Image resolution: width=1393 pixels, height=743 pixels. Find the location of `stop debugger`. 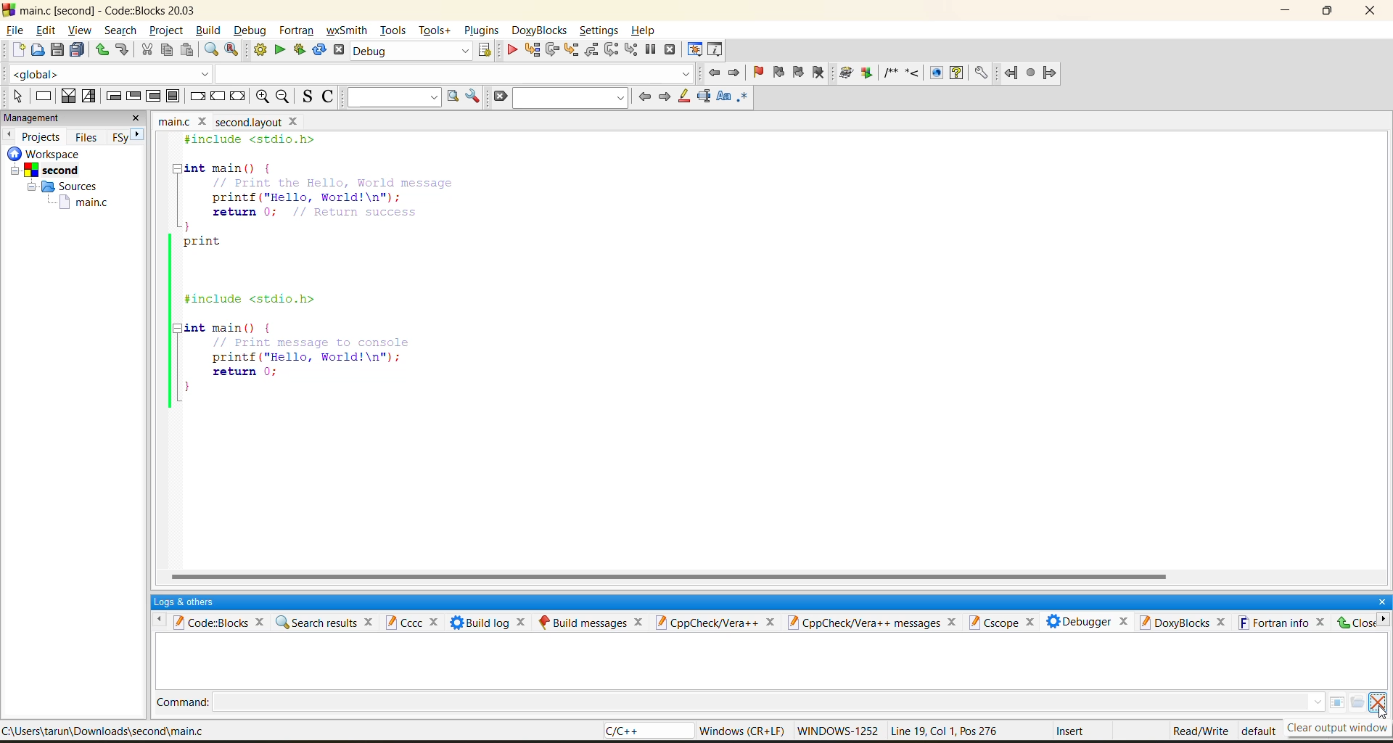

stop debugger is located at coordinates (669, 49).